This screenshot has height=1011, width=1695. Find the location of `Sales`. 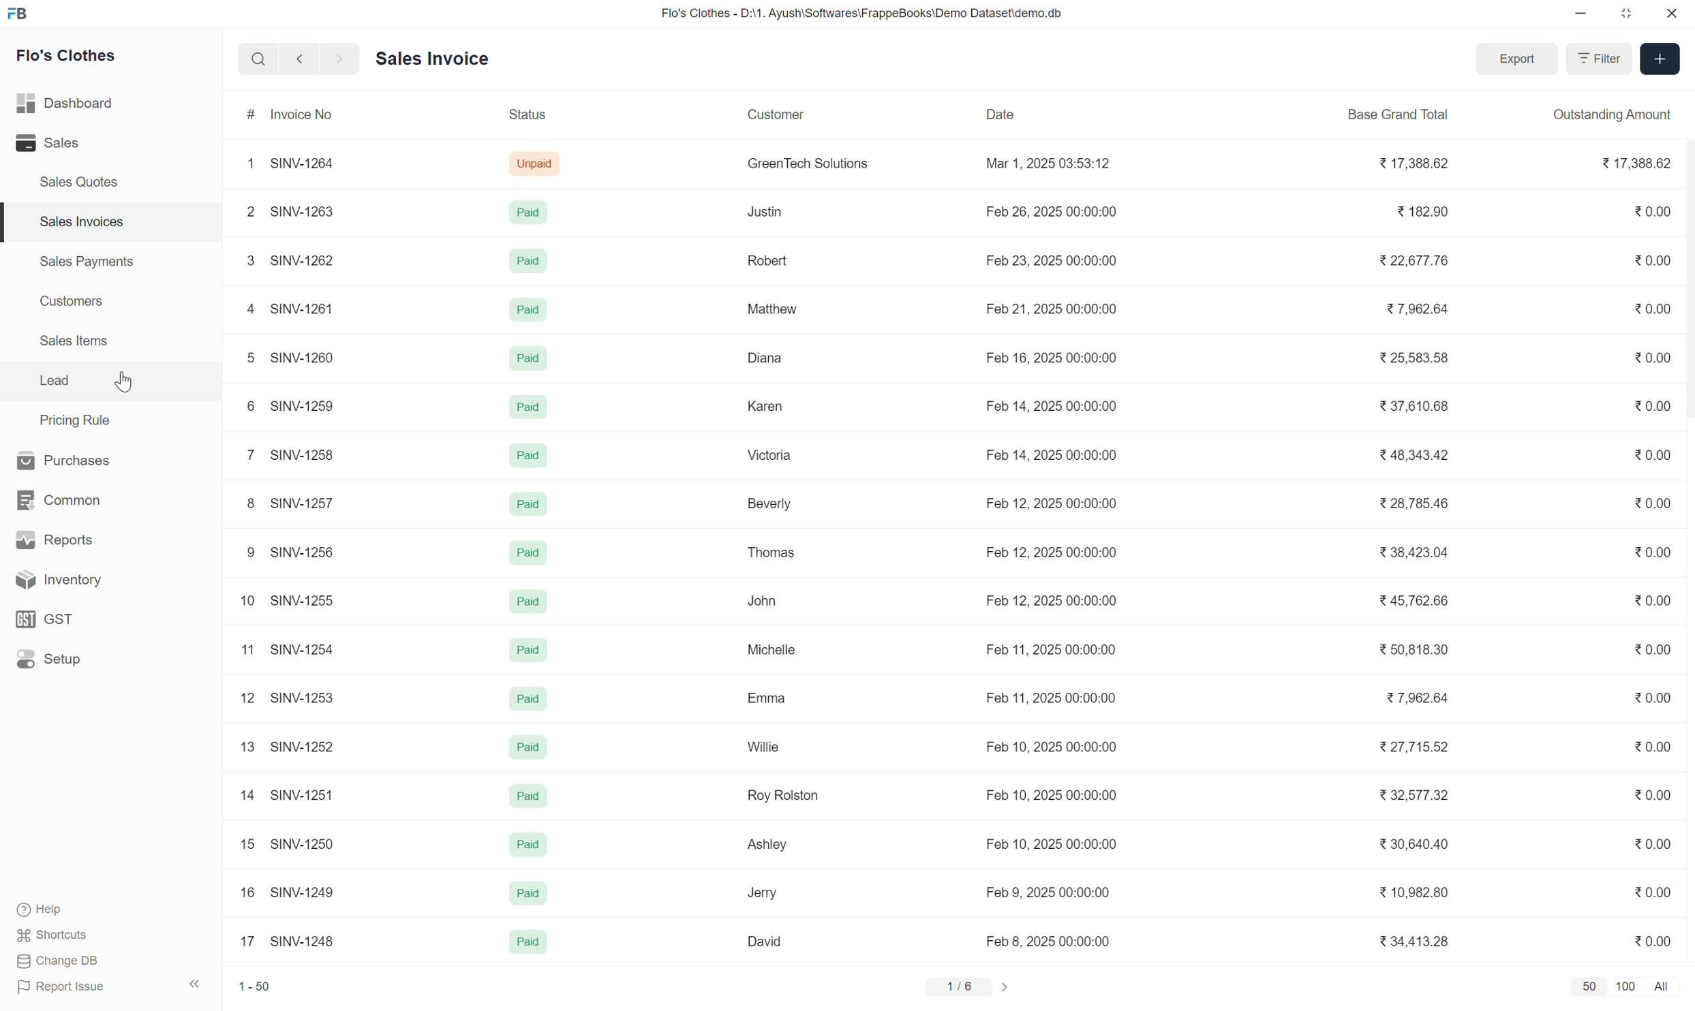

Sales is located at coordinates (48, 143).